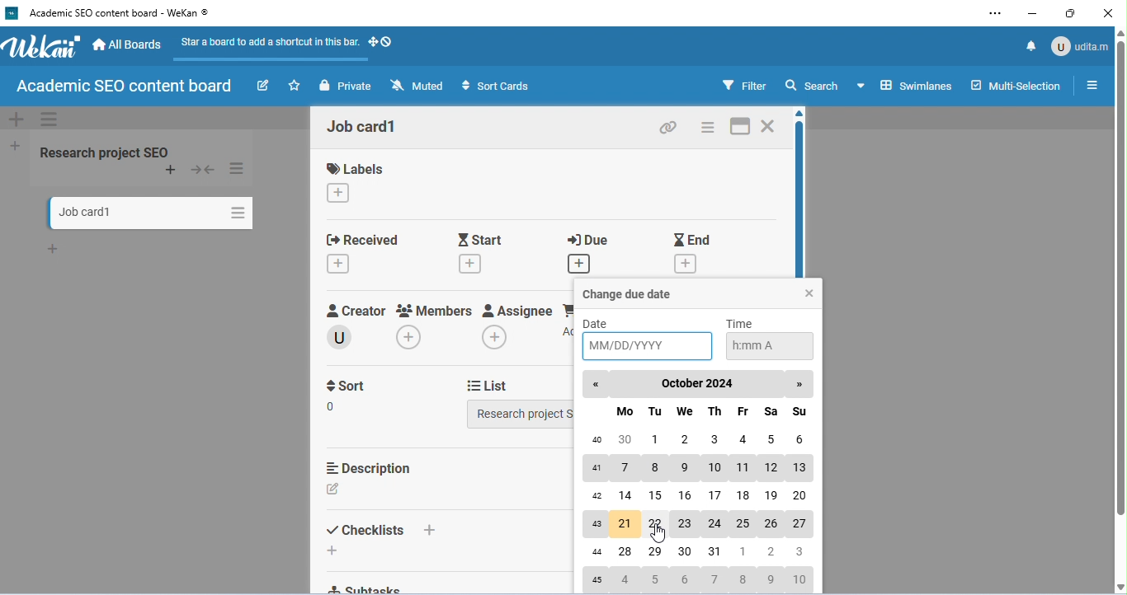 This screenshot has width=1127, height=595. Describe the element at coordinates (381, 41) in the screenshot. I see `show-desktop-drag-handles` at that location.